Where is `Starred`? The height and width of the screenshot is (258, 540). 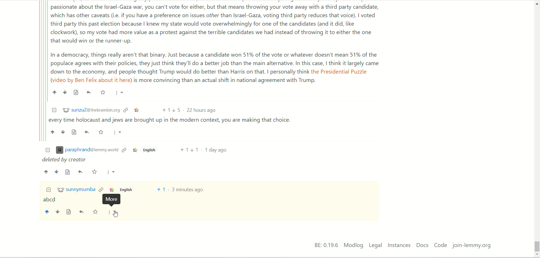
Starred is located at coordinates (95, 172).